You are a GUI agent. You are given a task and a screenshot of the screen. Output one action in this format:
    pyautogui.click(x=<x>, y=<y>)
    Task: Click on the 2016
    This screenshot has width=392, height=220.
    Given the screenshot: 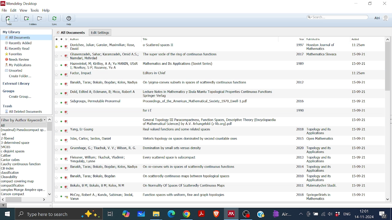 What is the action you would take?
    pyautogui.click(x=301, y=101)
    